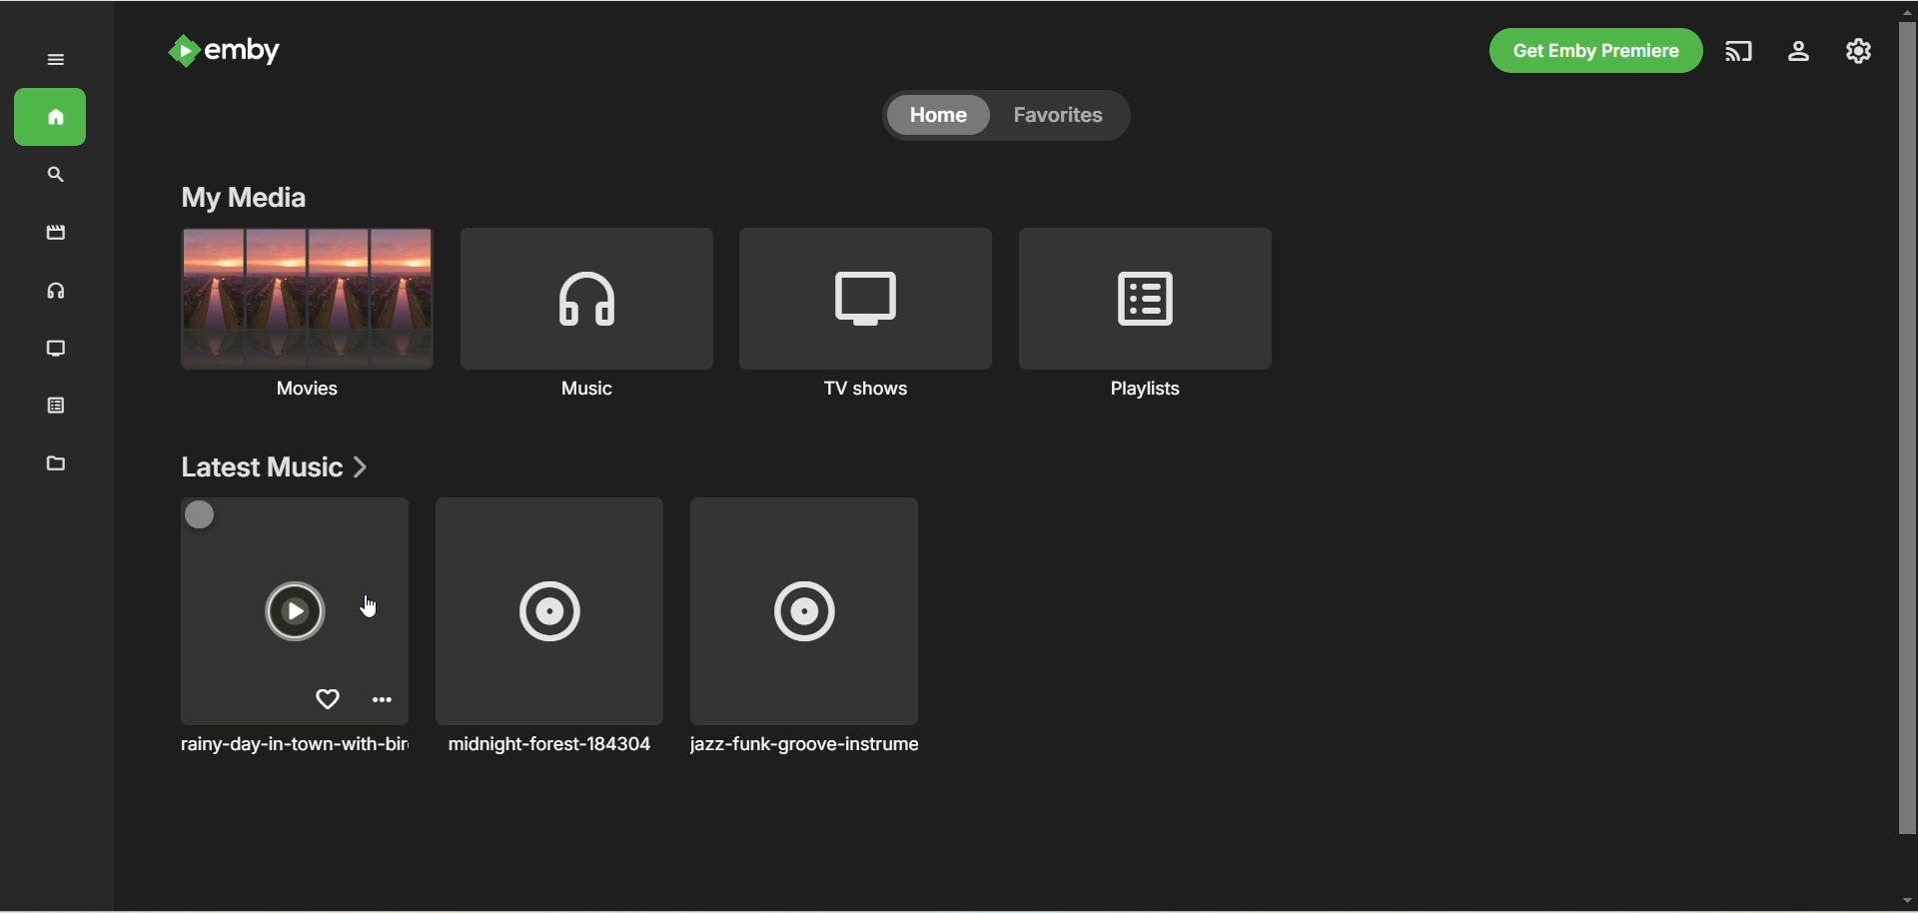 The height and width of the screenshot is (913, 1918). Describe the element at coordinates (547, 625) in the screenshot. I see `) midnight-forest-184304` at that location.